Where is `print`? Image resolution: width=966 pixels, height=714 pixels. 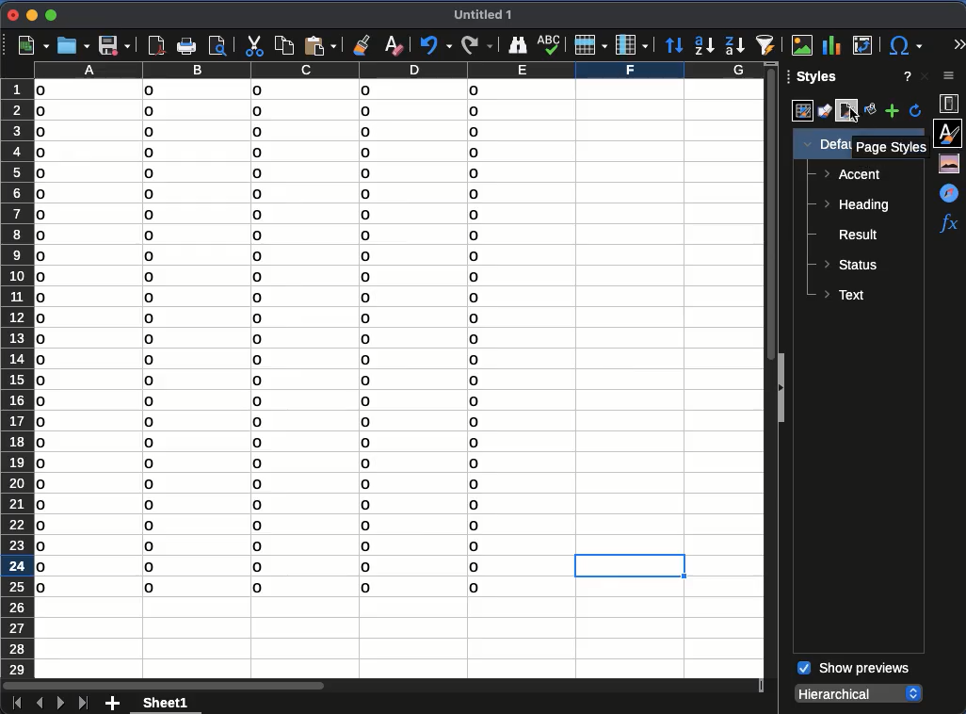
print is located at coordinates (186, 46).